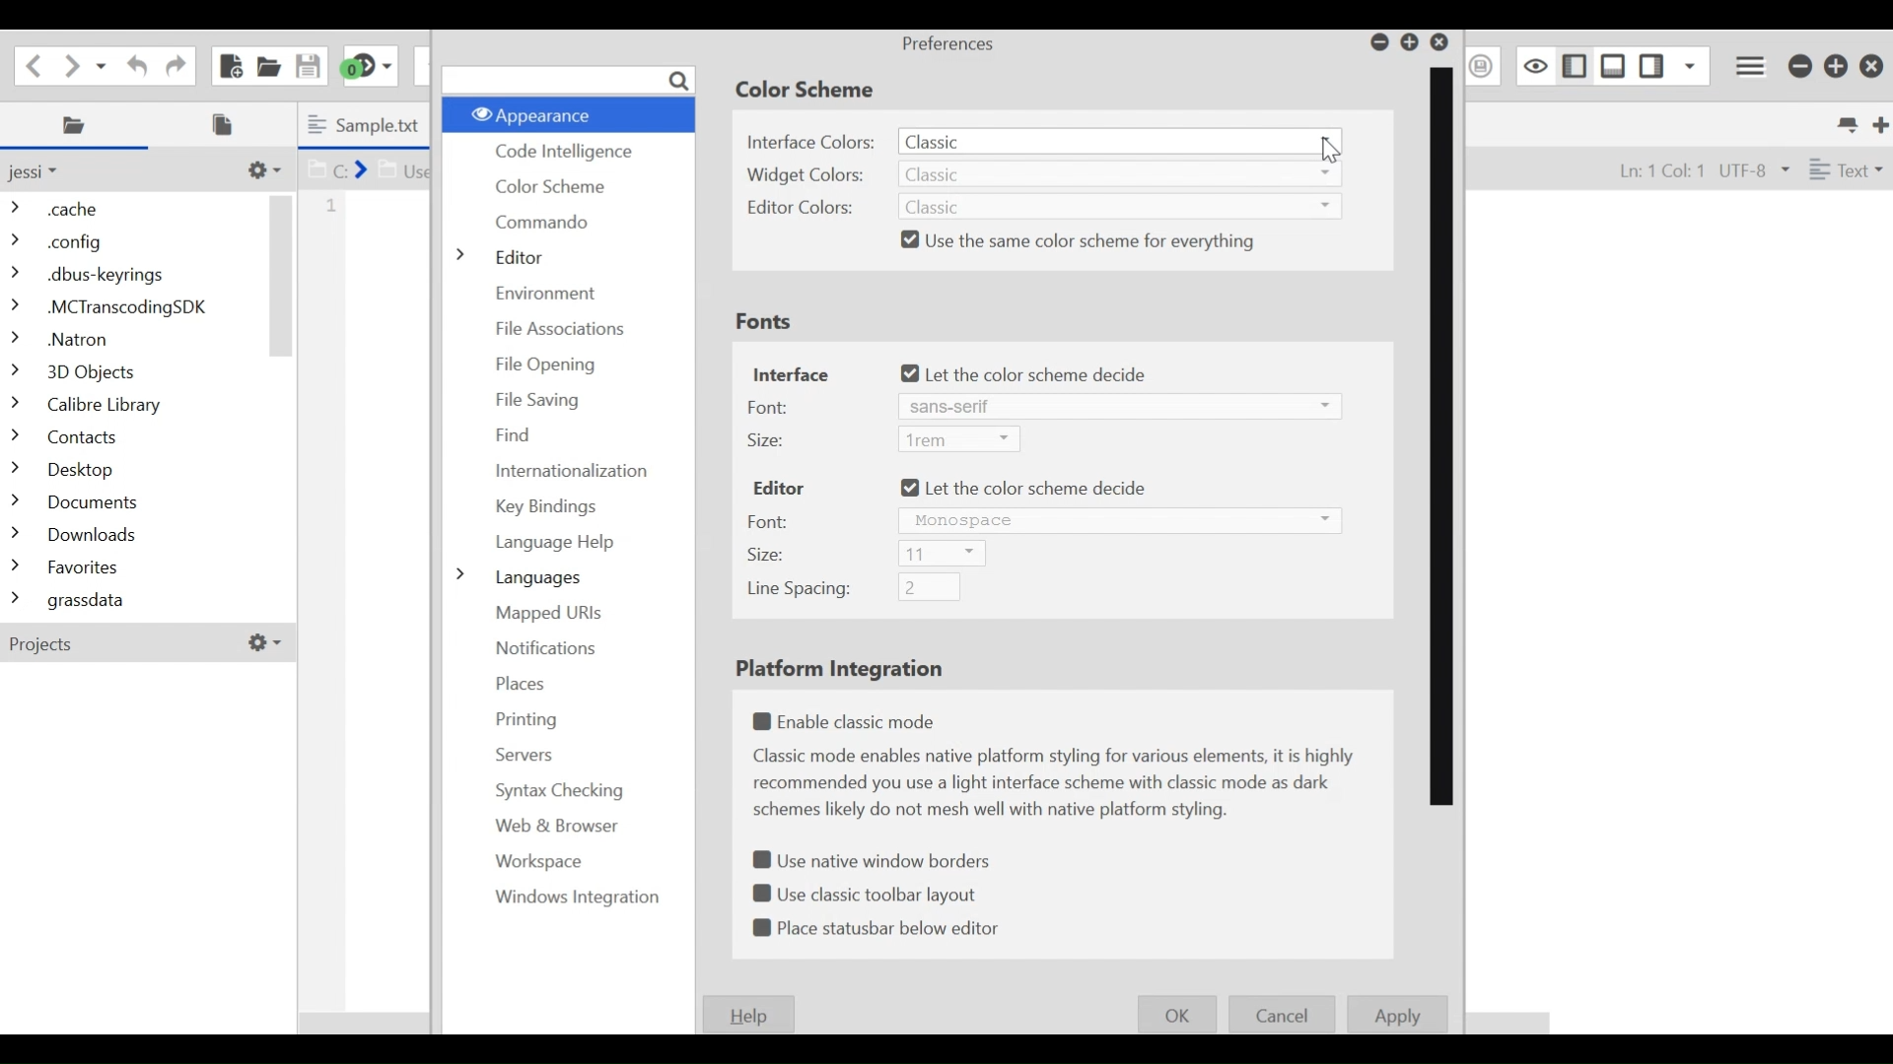 The image size is (1893, 1064). I want to click on Application menu, so click(1752, 63).